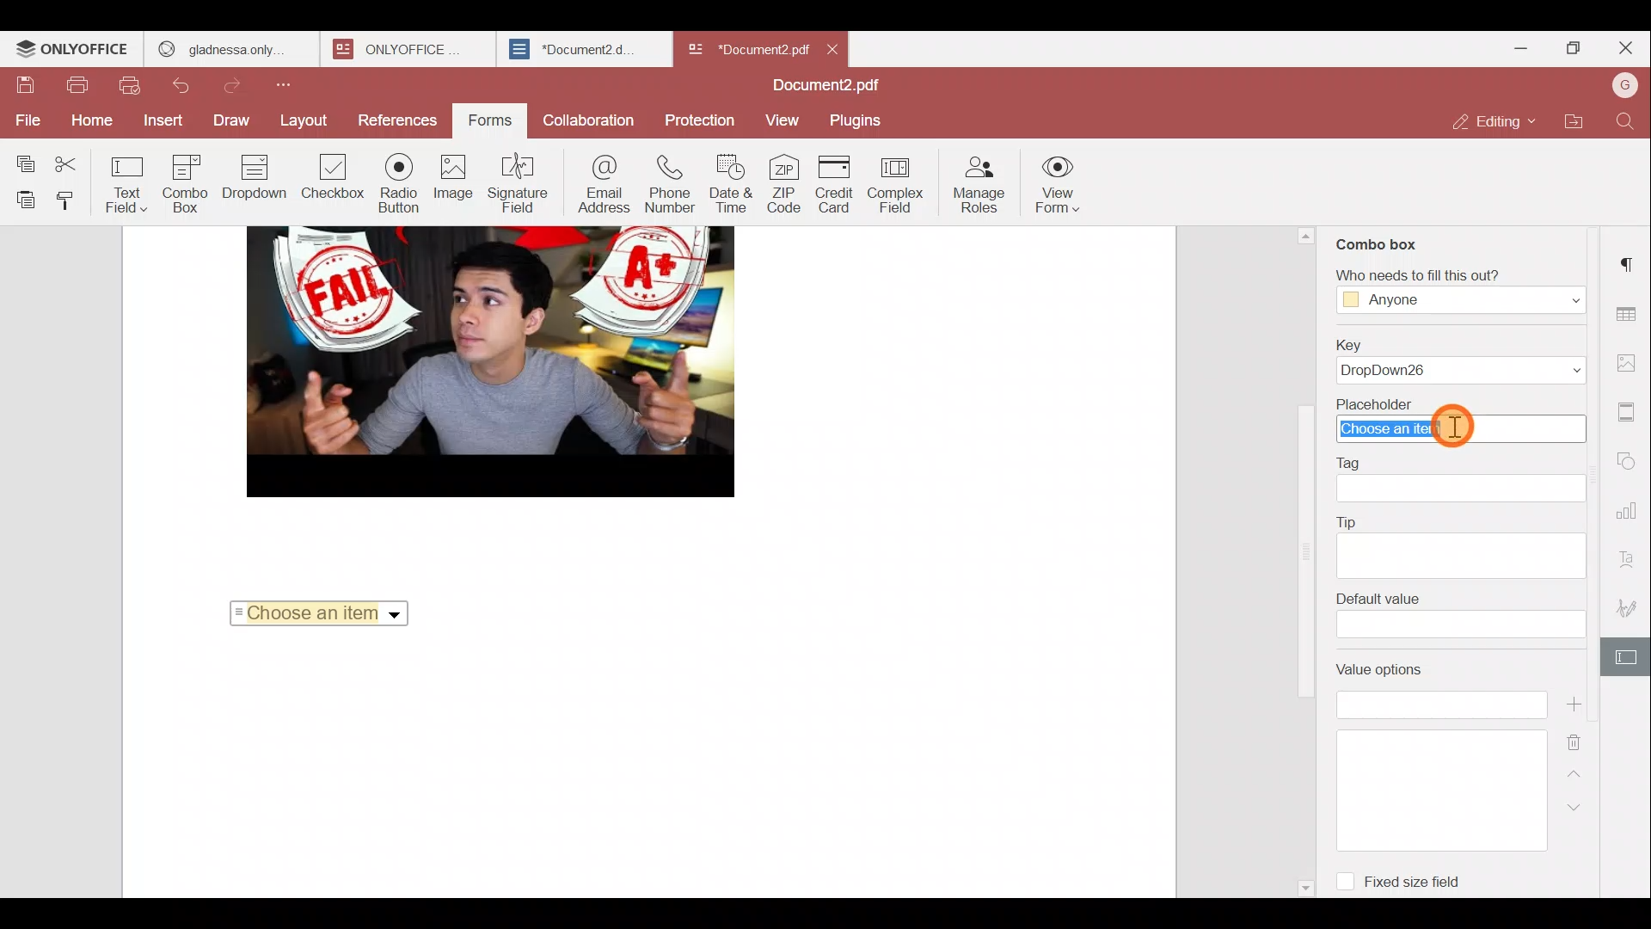 This screenshot has height=929, width=1651. Describe the element at coordinates (73, 51) in the screenshot. I see `ONLYOFFICE` at that location.